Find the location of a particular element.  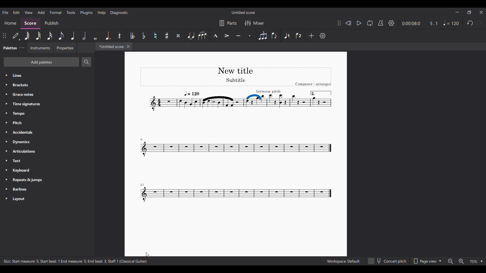

Current duration is located at coordinates (410, 23).